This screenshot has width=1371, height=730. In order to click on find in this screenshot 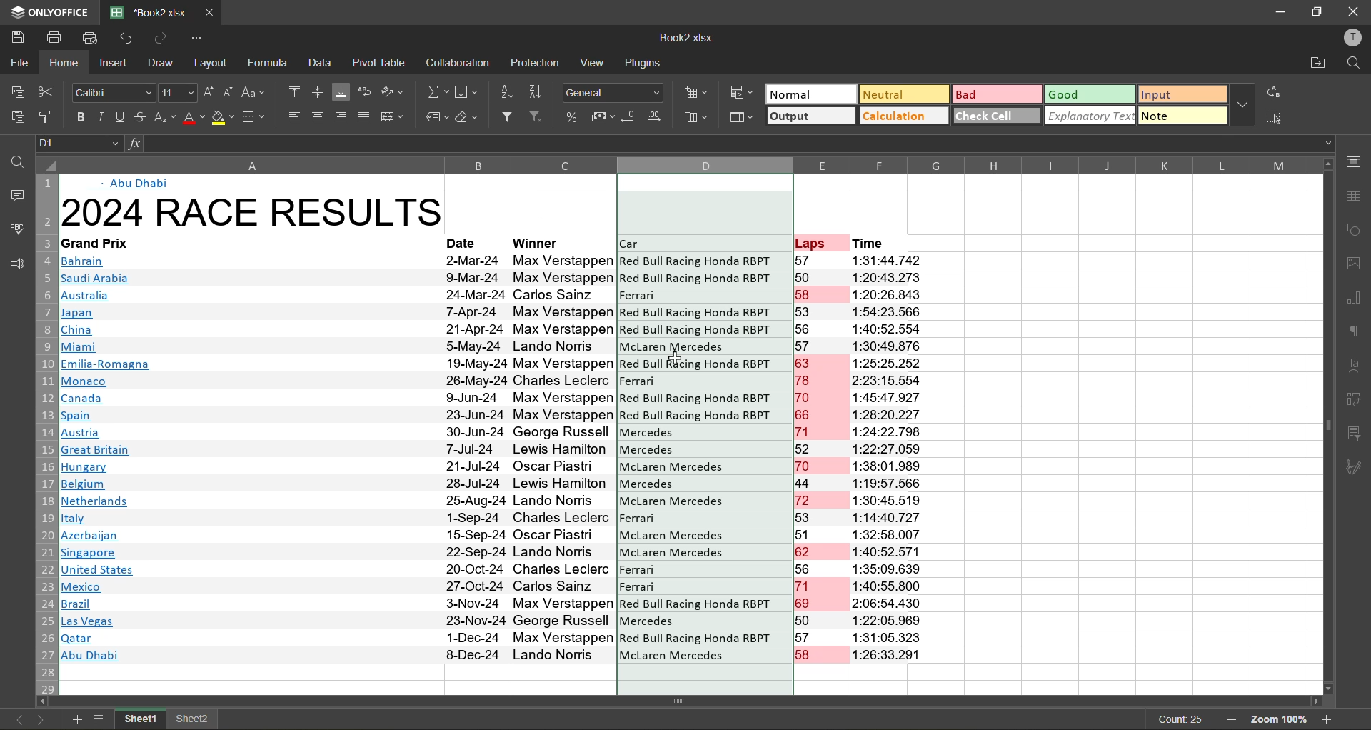, I will do `click(1355, 63)`.